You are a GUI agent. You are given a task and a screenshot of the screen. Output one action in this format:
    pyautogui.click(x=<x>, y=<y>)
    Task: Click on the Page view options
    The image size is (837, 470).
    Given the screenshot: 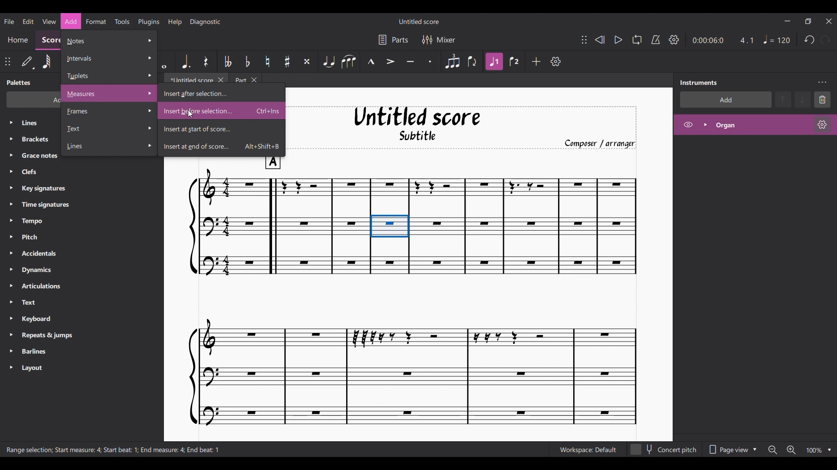 What is the action you would take?
    pyautogui.click(x=731, y=450)
    